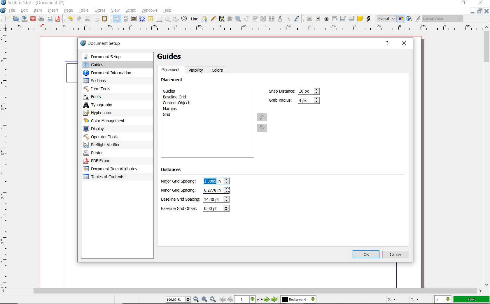 The image size is (490, 304). What do you see at coordinates (150, 10) in the screenshot?
I see `windows` at bounding box center [150, 10].